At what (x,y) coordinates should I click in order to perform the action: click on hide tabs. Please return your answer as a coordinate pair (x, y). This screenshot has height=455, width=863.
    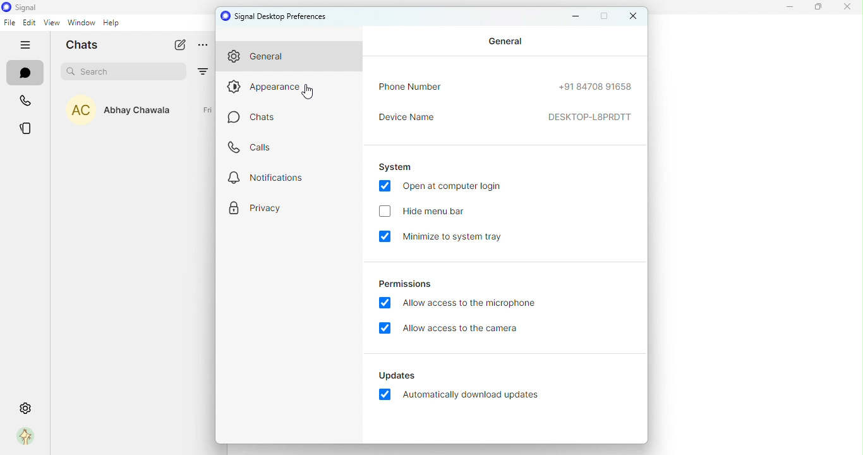
    Looking at the image, I should click on (24, 45).